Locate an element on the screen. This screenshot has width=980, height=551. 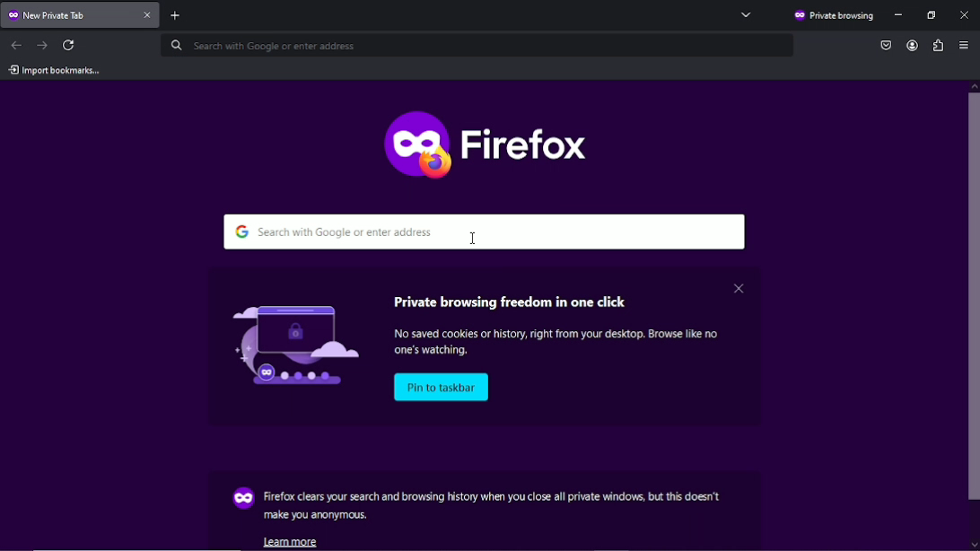
add tab is located at coordinates (183, 14).